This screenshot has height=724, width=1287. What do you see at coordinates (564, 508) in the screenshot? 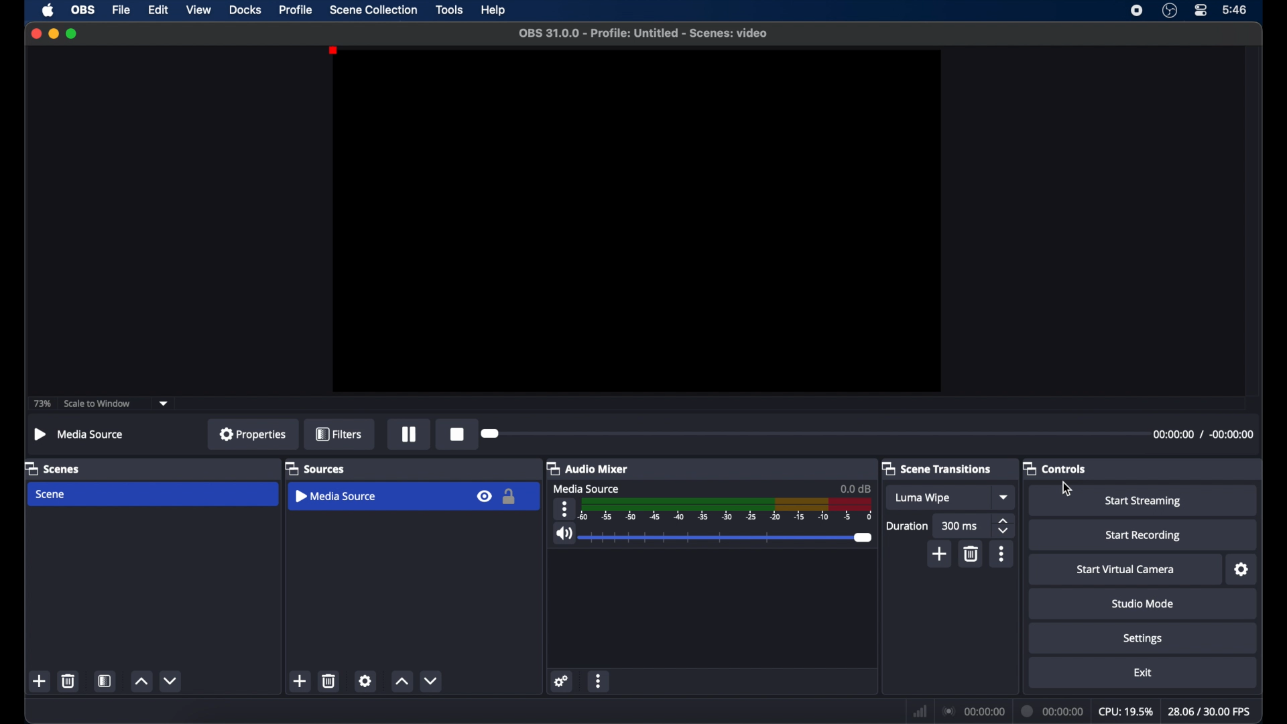
I see `more options` at bounding box center [564, 508].